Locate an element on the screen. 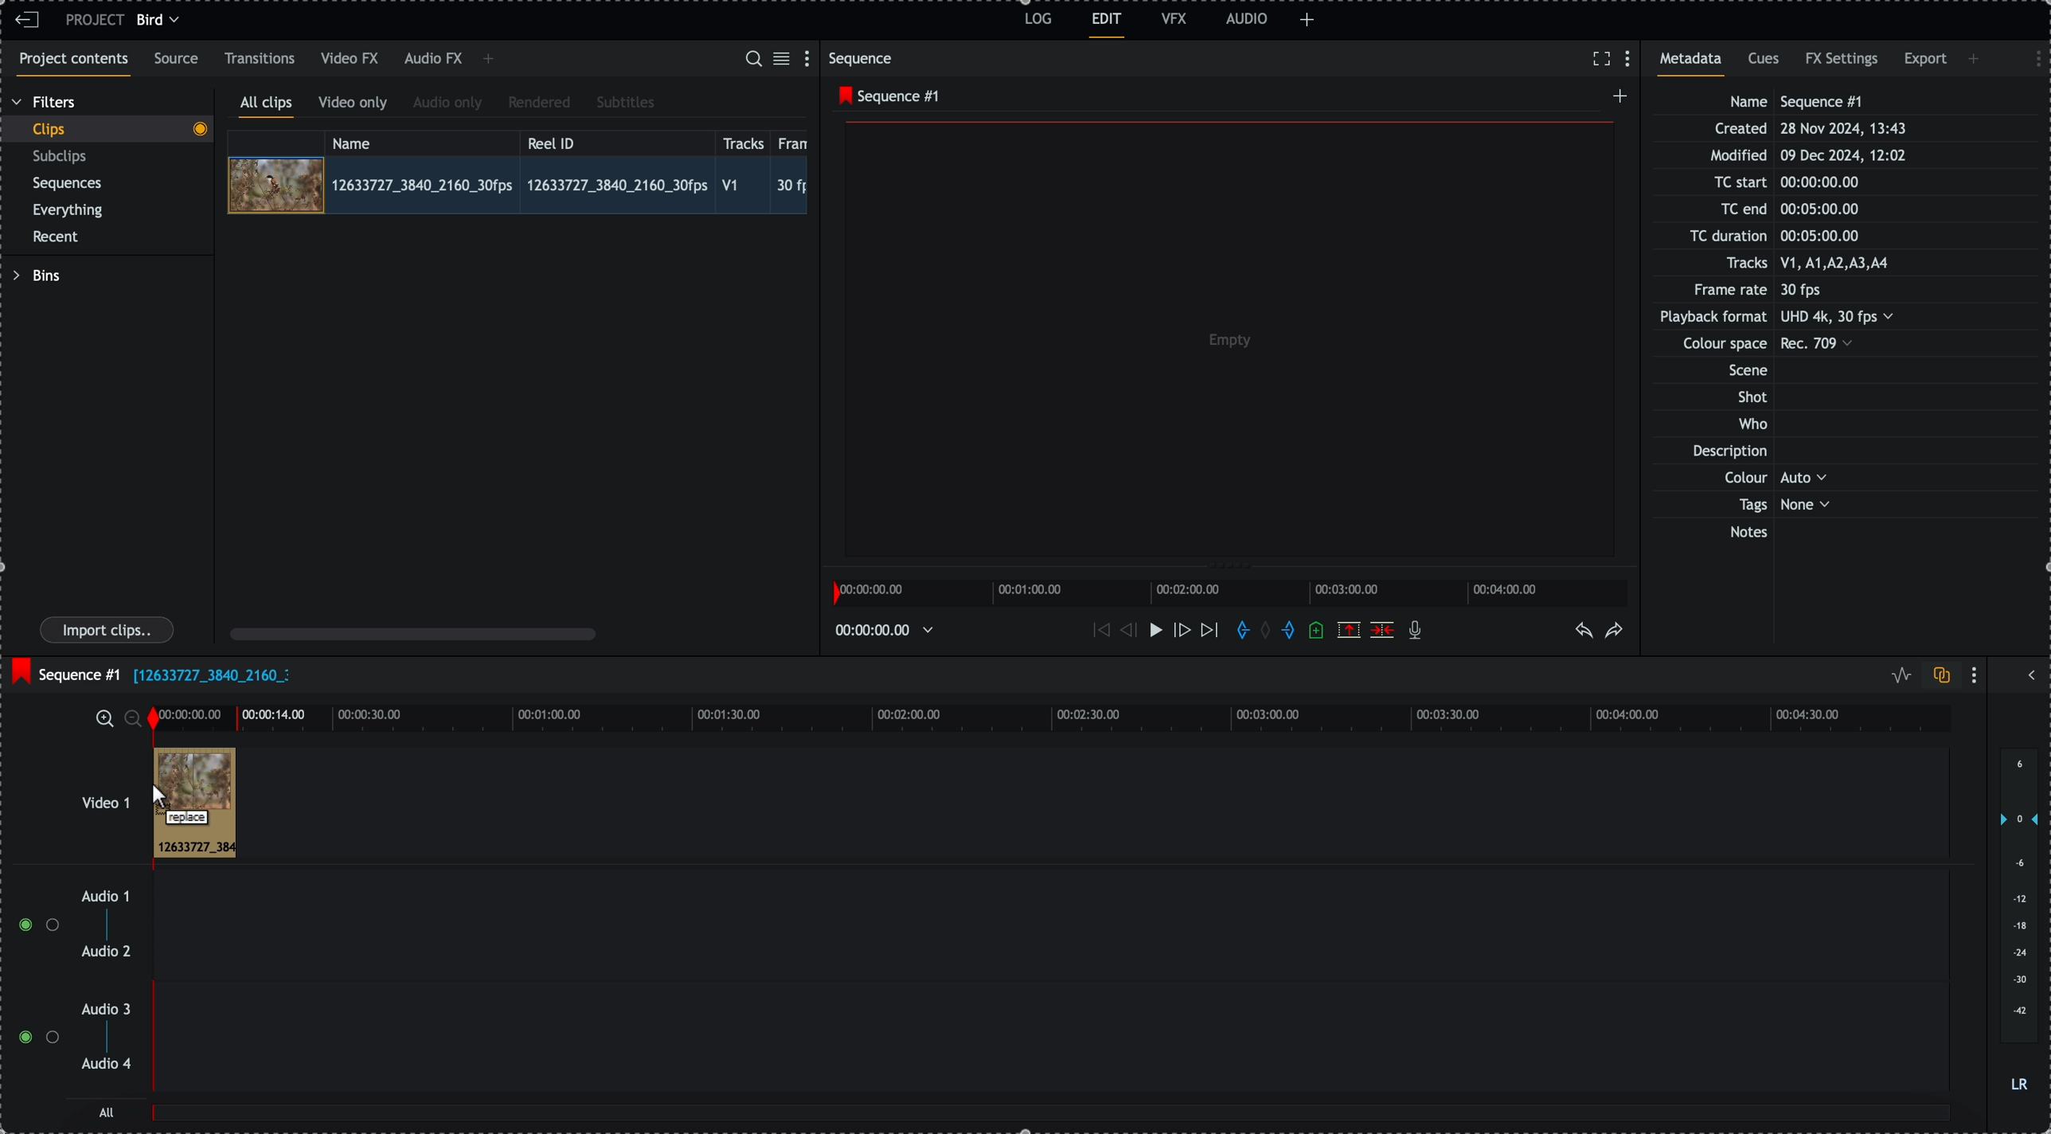 The width and height of the screenshot is (2051, 1134). audio 2 is located at coordinates (104, 952).